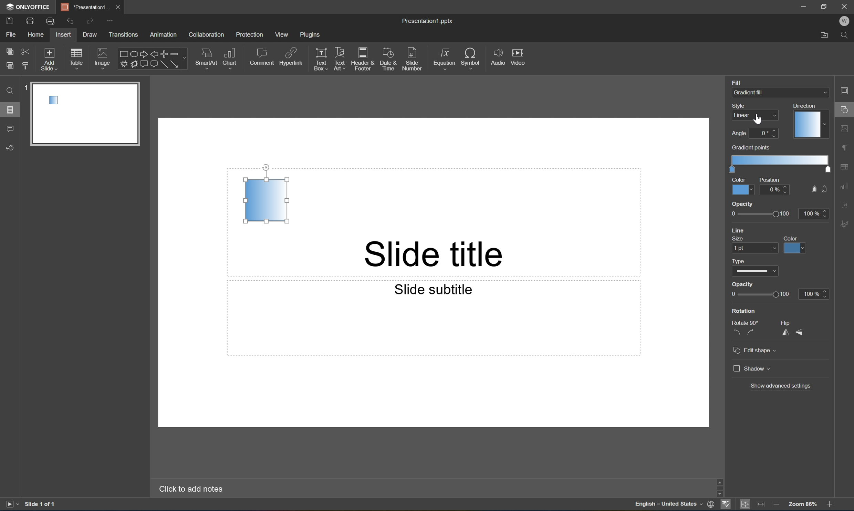  I want to click on style, so click(741, 106).